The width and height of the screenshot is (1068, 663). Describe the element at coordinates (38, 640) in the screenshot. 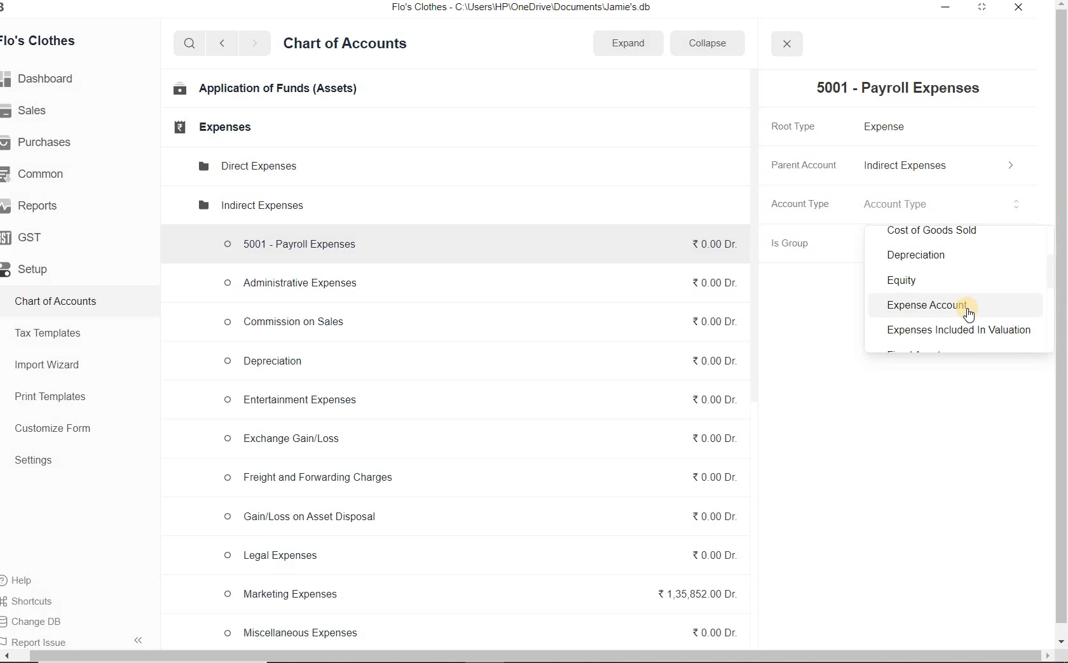

I see `Report Issue` at that location.